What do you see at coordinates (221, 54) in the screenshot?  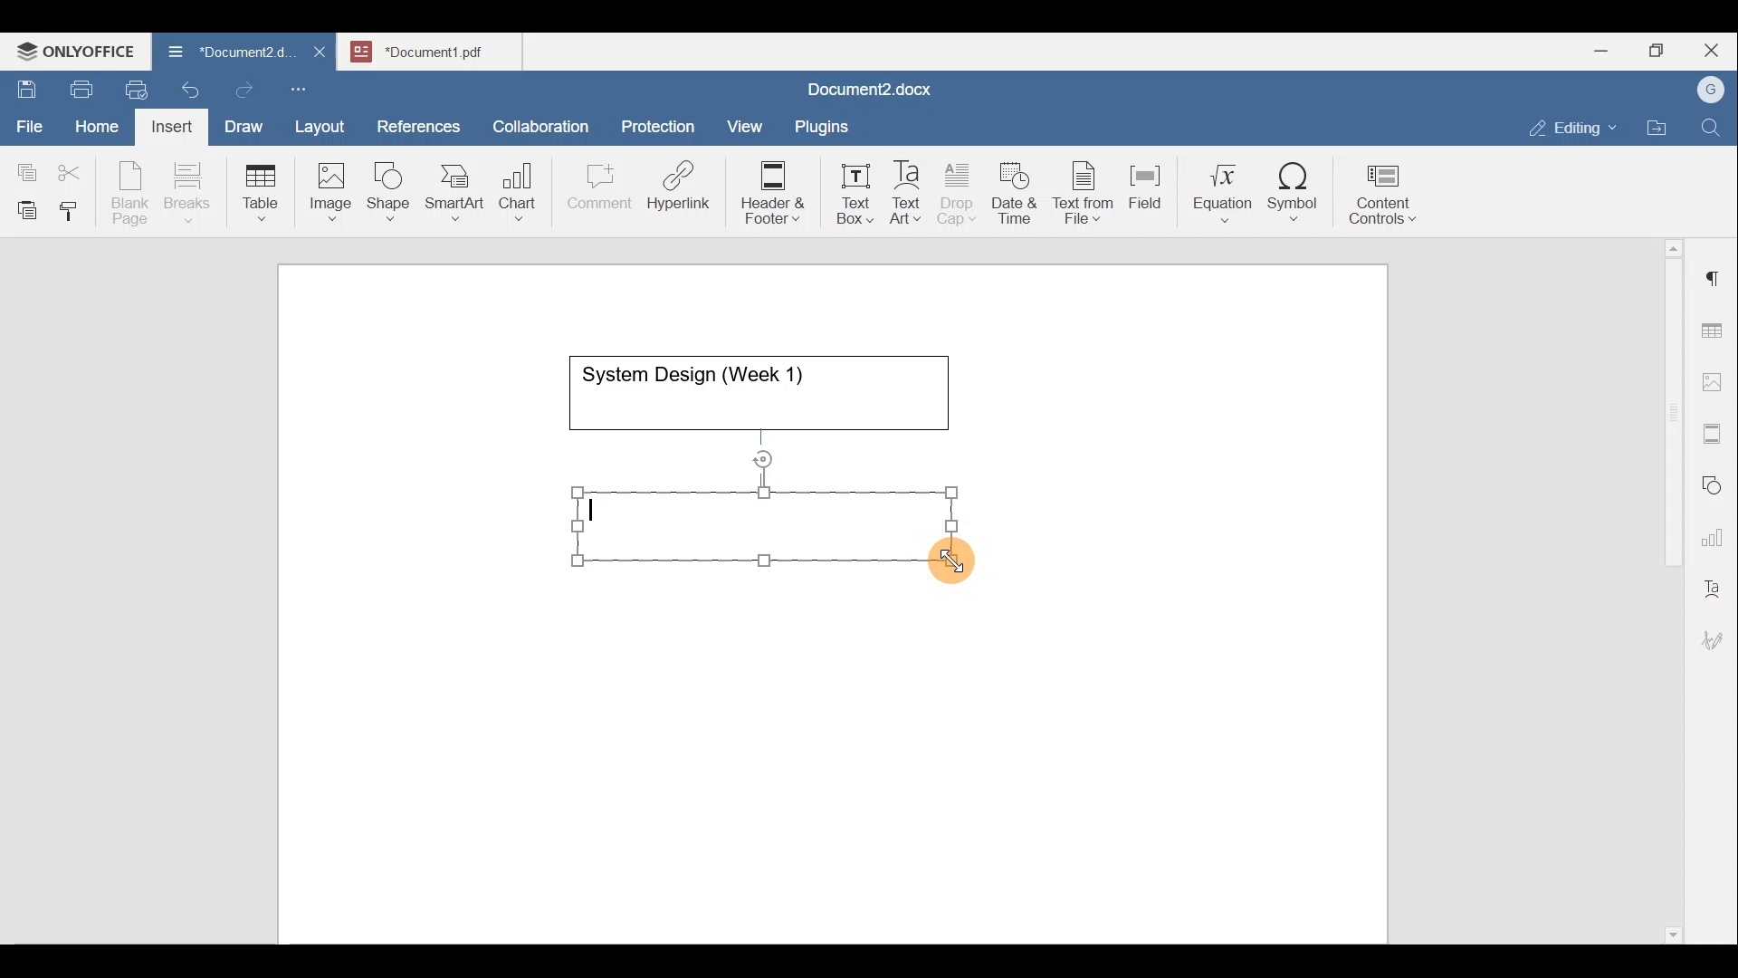 I see `Document name` at bounding box center [221, 54].